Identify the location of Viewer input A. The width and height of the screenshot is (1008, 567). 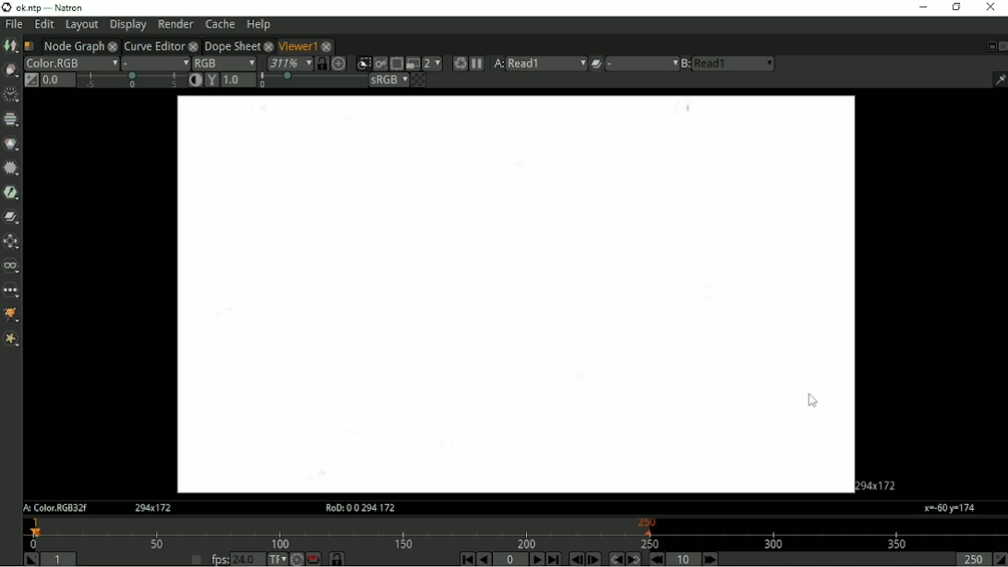
(495, 64).